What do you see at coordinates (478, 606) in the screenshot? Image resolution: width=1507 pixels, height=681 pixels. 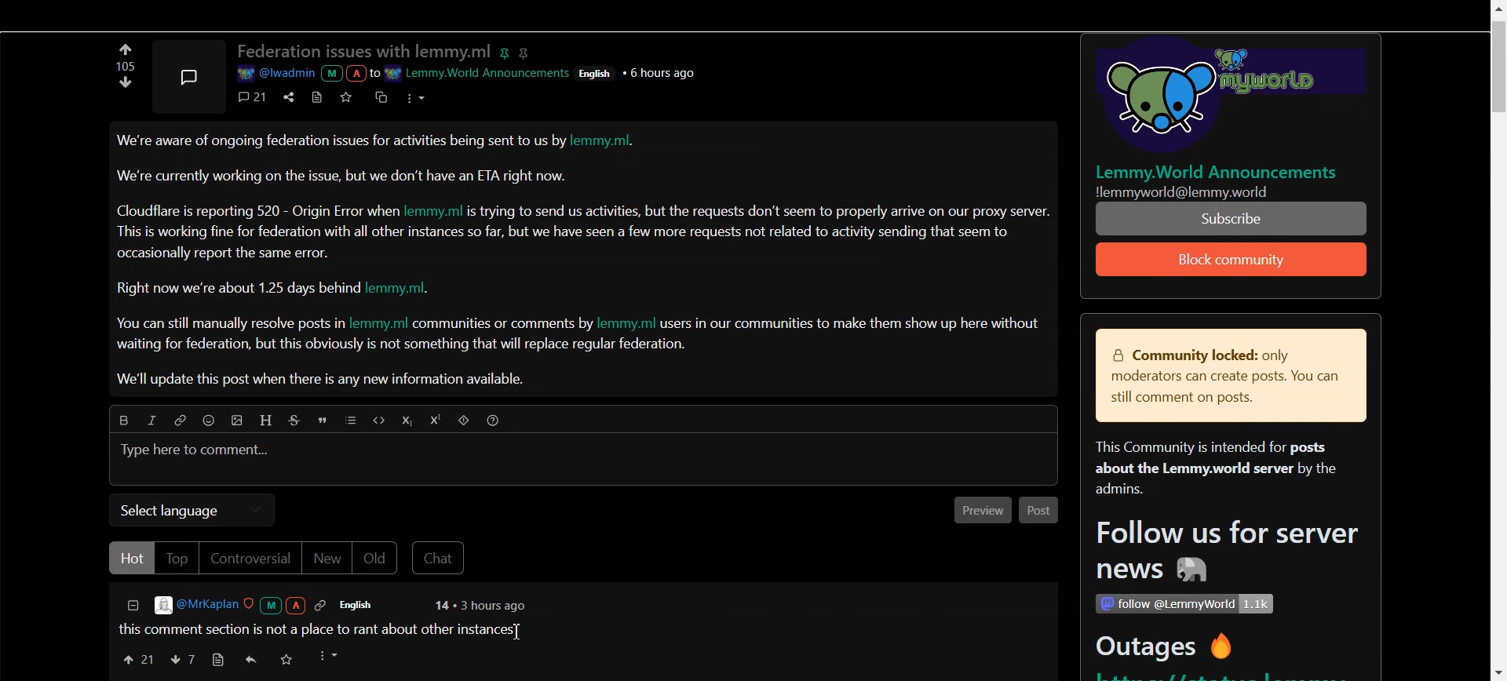 I see `14 + 3 hours ago` at bounding box center [478, 606].